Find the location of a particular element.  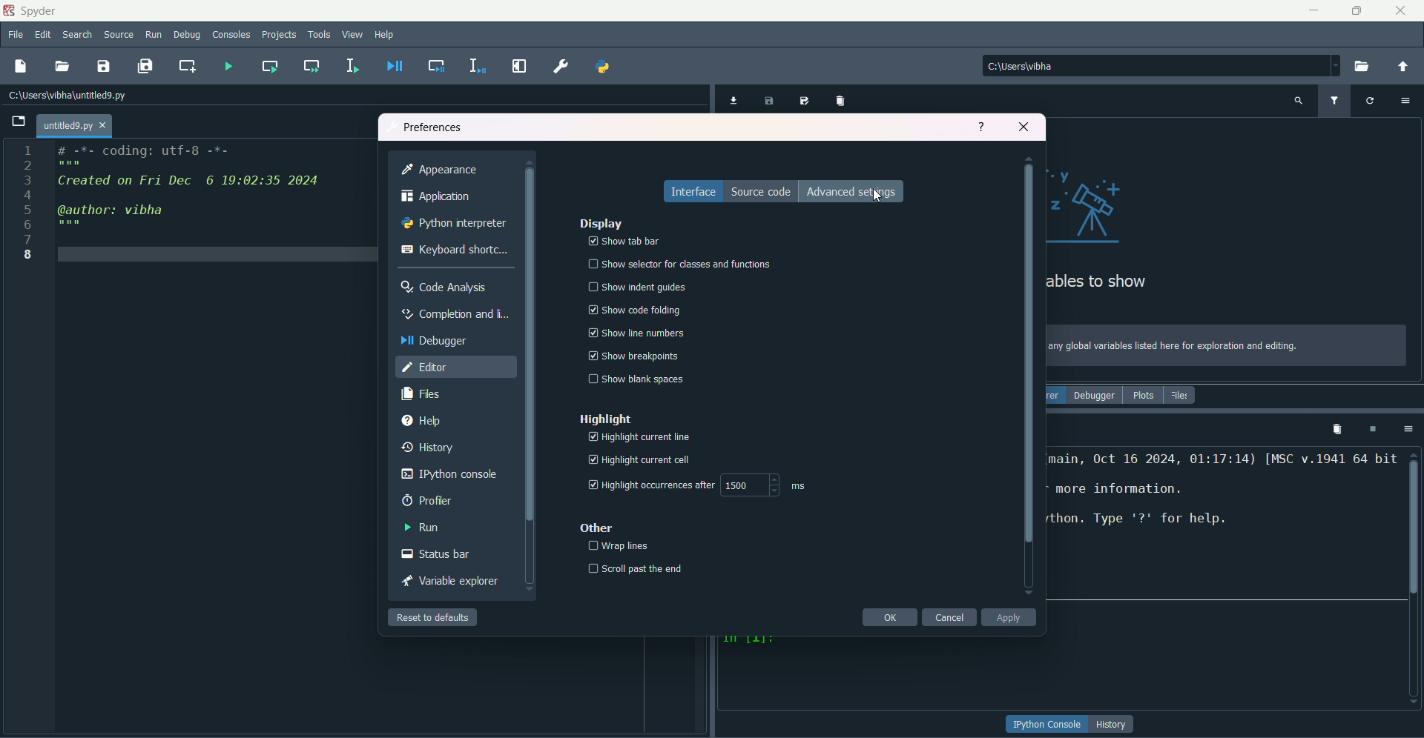

run is located at coordinates (154, 35).